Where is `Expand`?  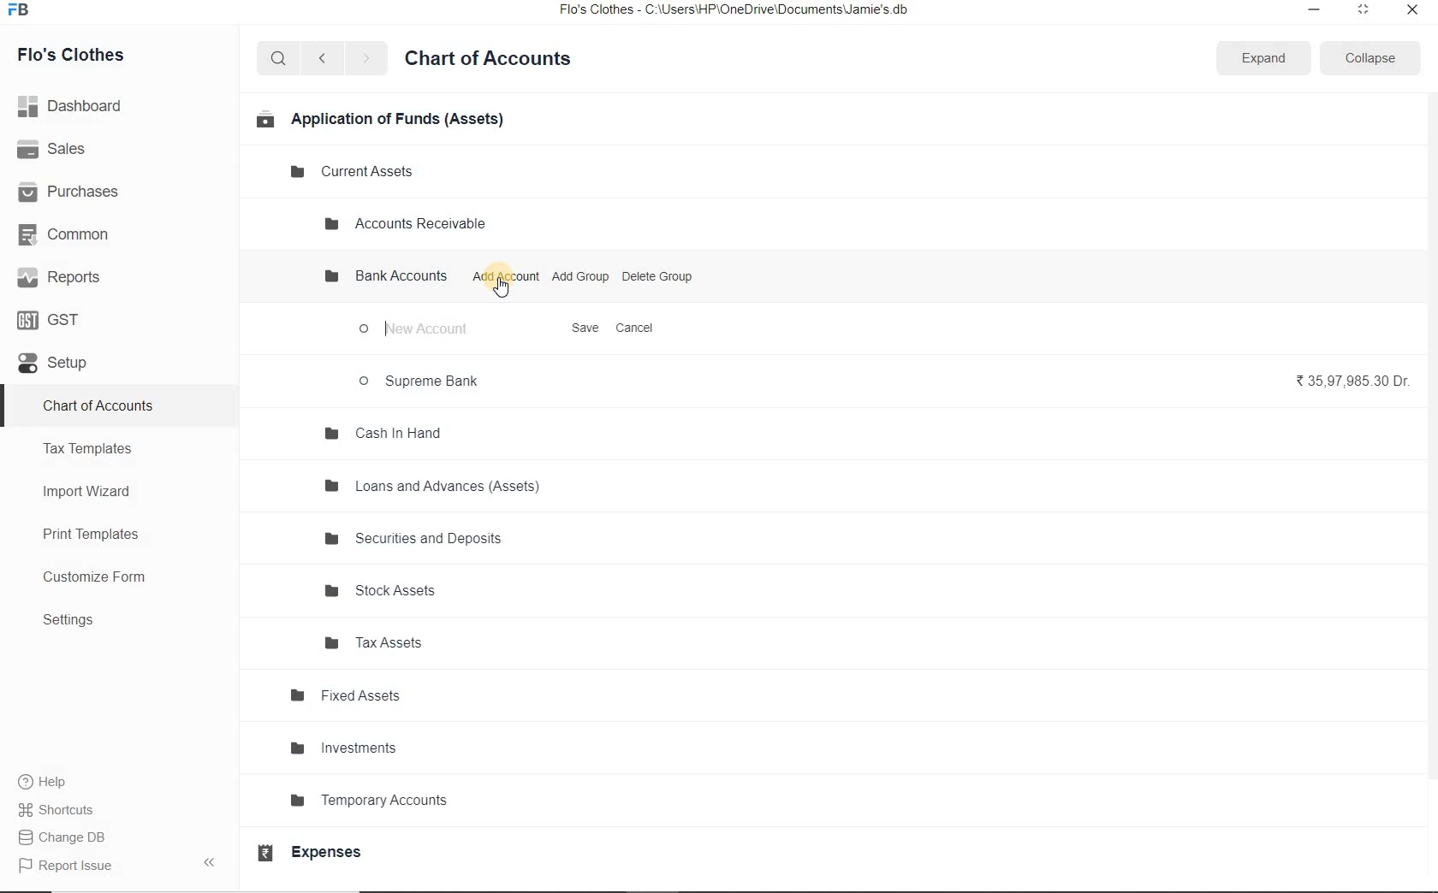
Expand is located at coordinates (1264, 57).